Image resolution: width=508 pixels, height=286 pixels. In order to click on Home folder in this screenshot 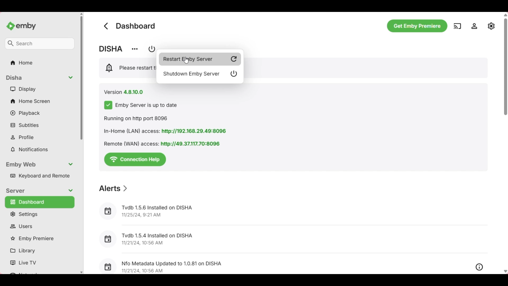, I will do `click(40, 62)`.